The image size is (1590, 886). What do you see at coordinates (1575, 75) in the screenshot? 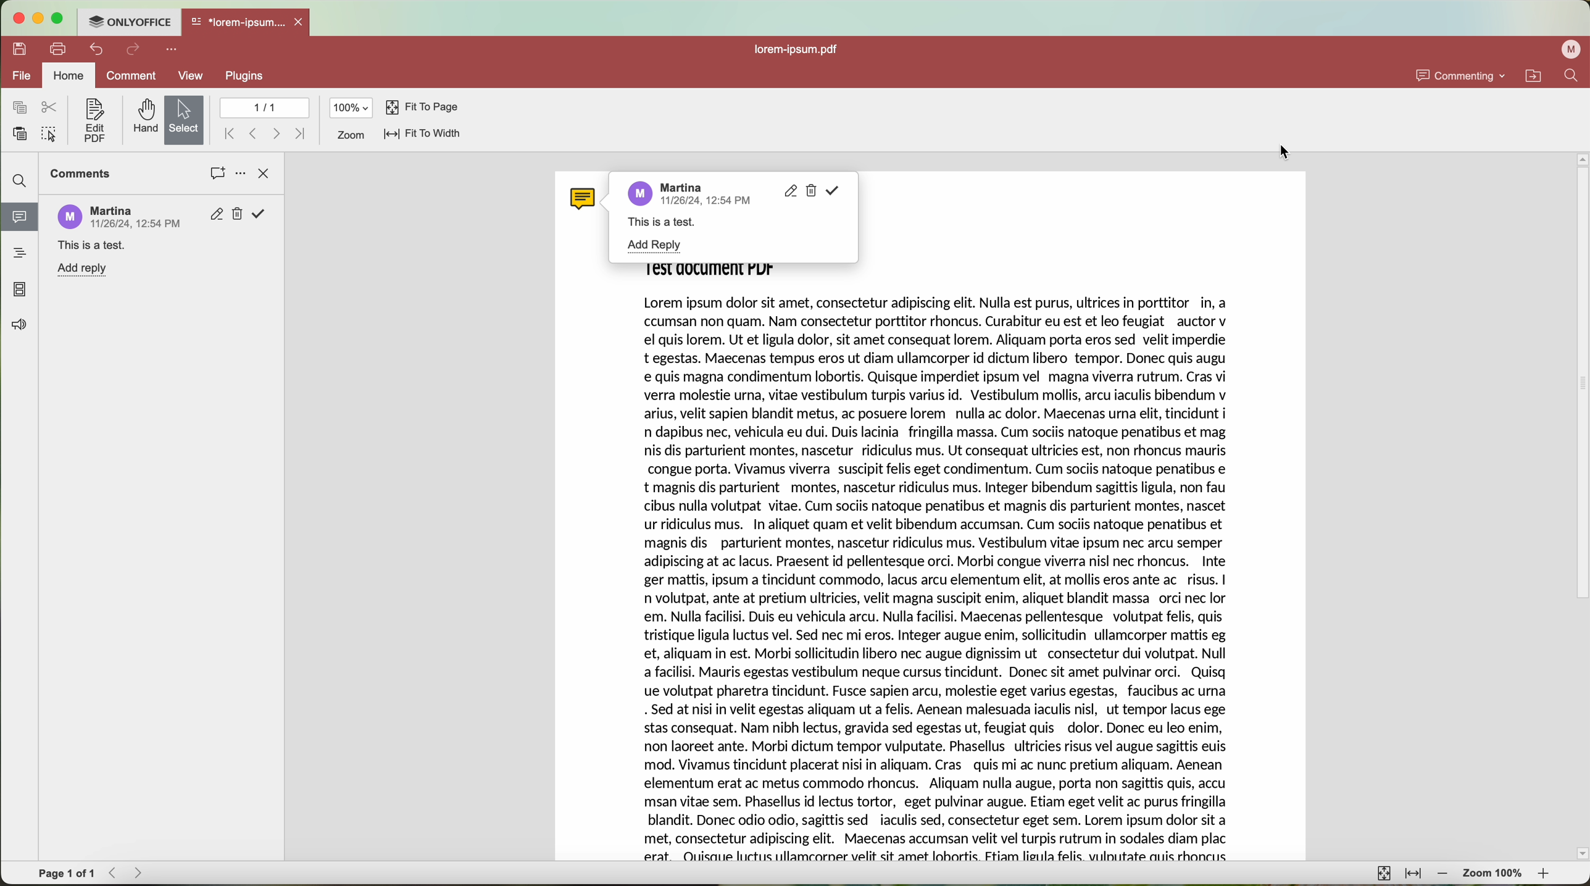
I see `search` at bounding box center [1575, 75].